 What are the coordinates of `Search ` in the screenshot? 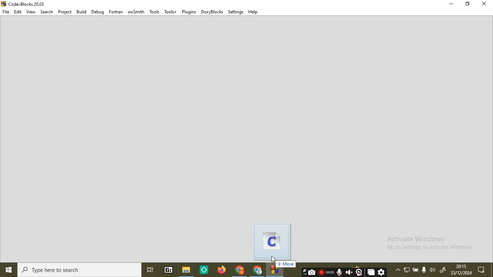 It's located at (47, 12).